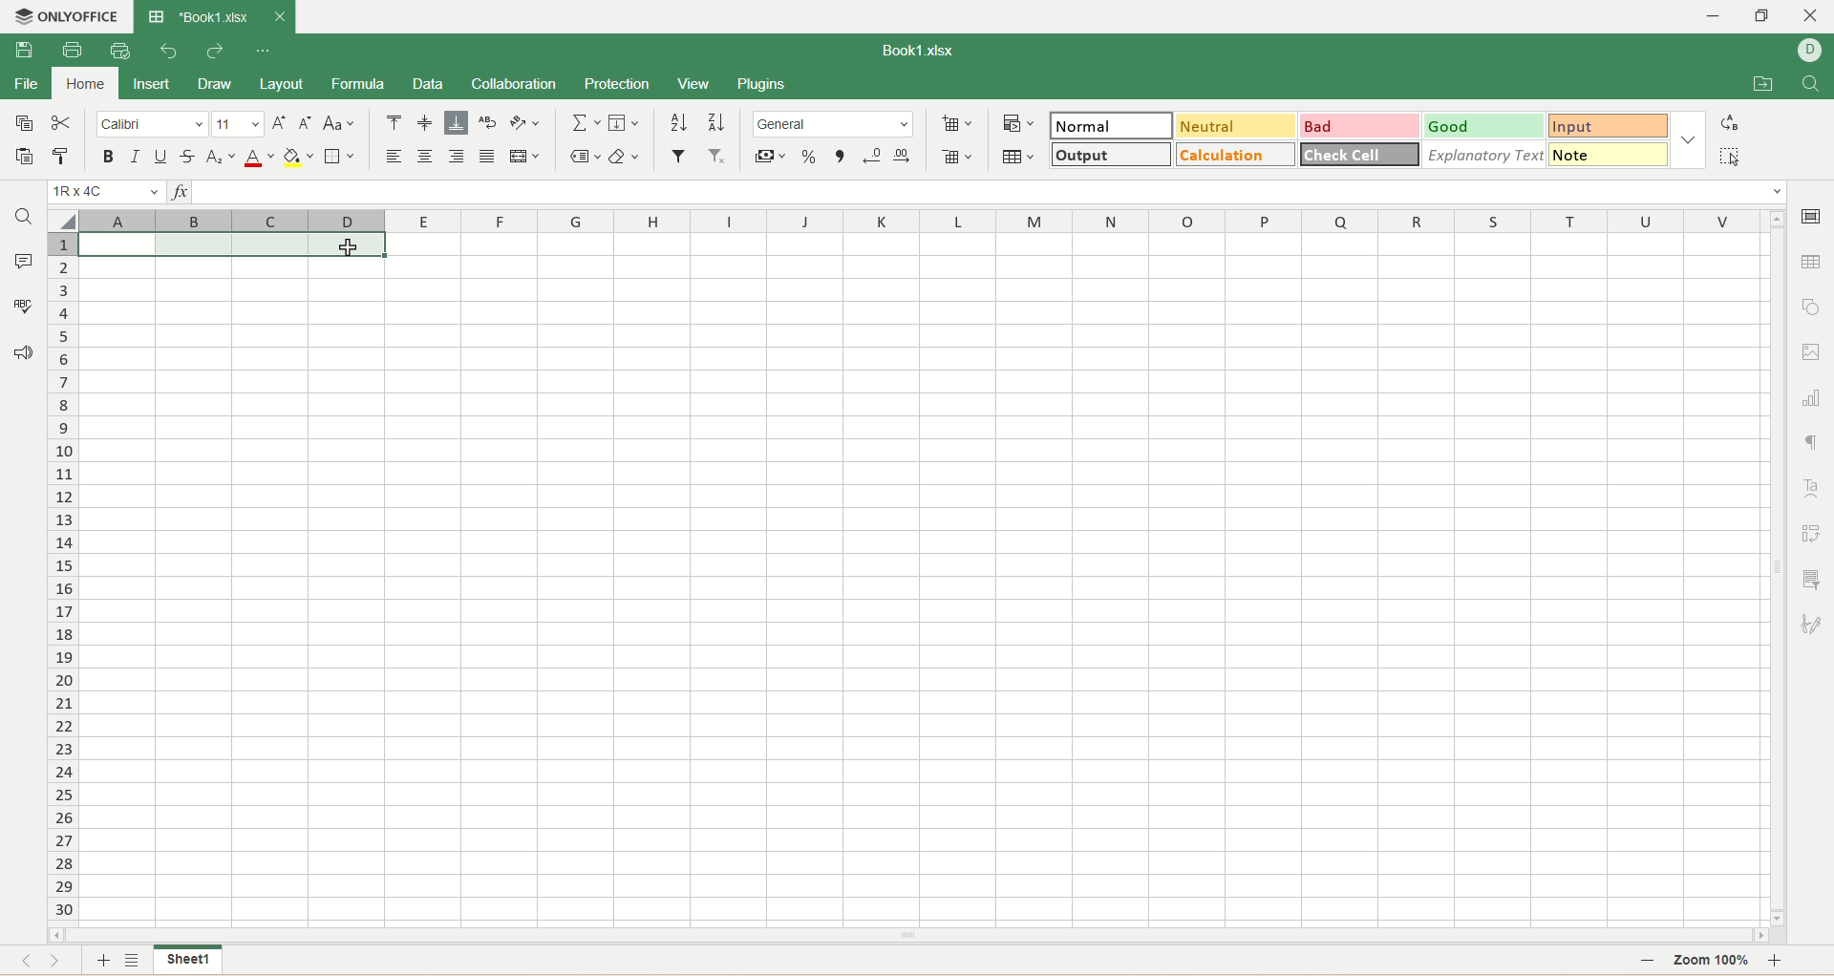  What do you see at coordinates (916, 218) in the screenshot?
I see `column name` at bounding box center [916, 218].